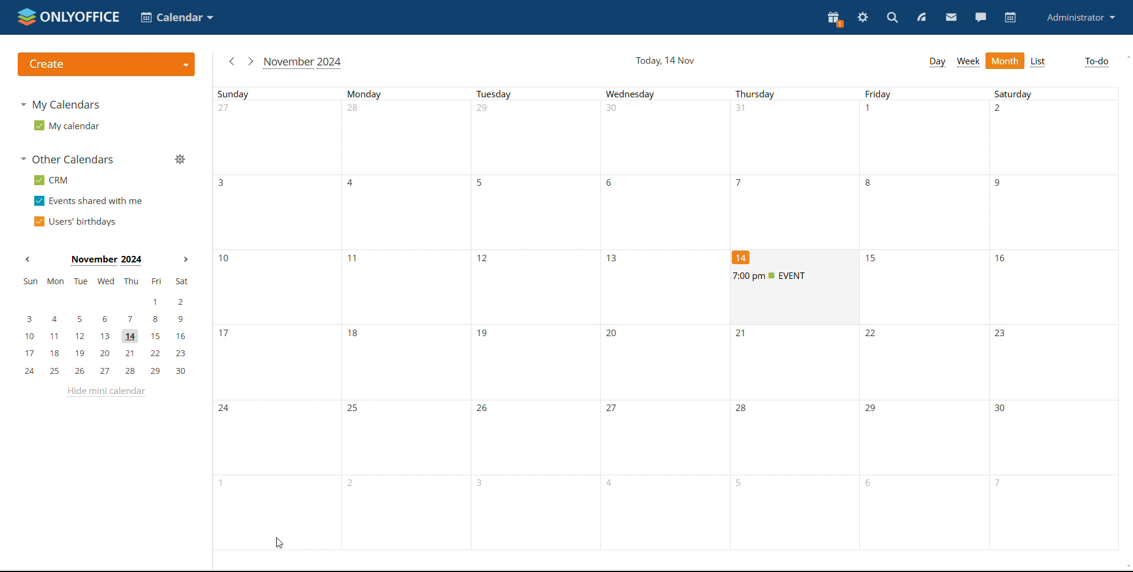 The image size is (1133, 572). What do you see at coordinates (278, 540) in the screenshot?
I see `cursor` at bounding box center [278, 540].